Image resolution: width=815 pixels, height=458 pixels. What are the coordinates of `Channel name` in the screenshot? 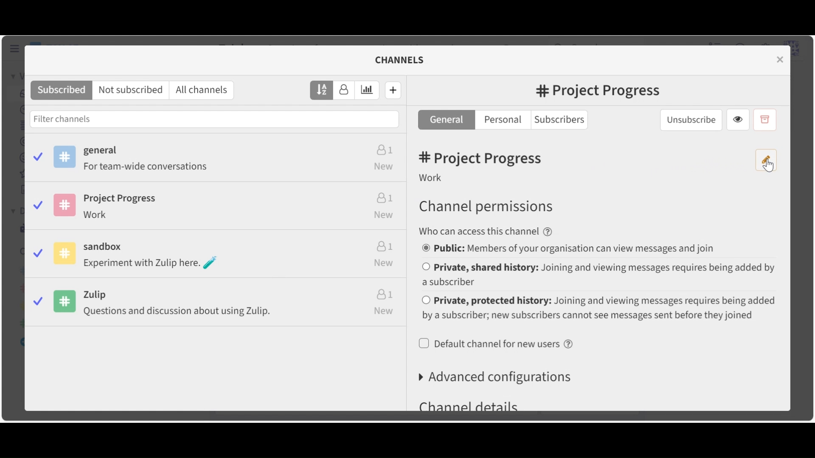 It's located at (597, 92).